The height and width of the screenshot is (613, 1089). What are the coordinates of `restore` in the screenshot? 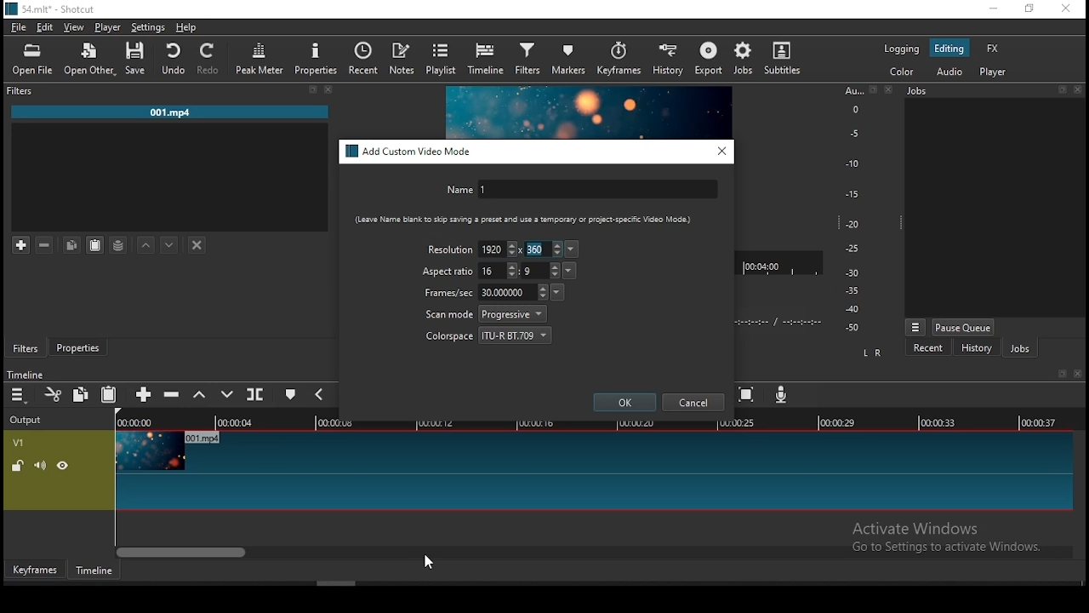 It's located at (1062, 90).